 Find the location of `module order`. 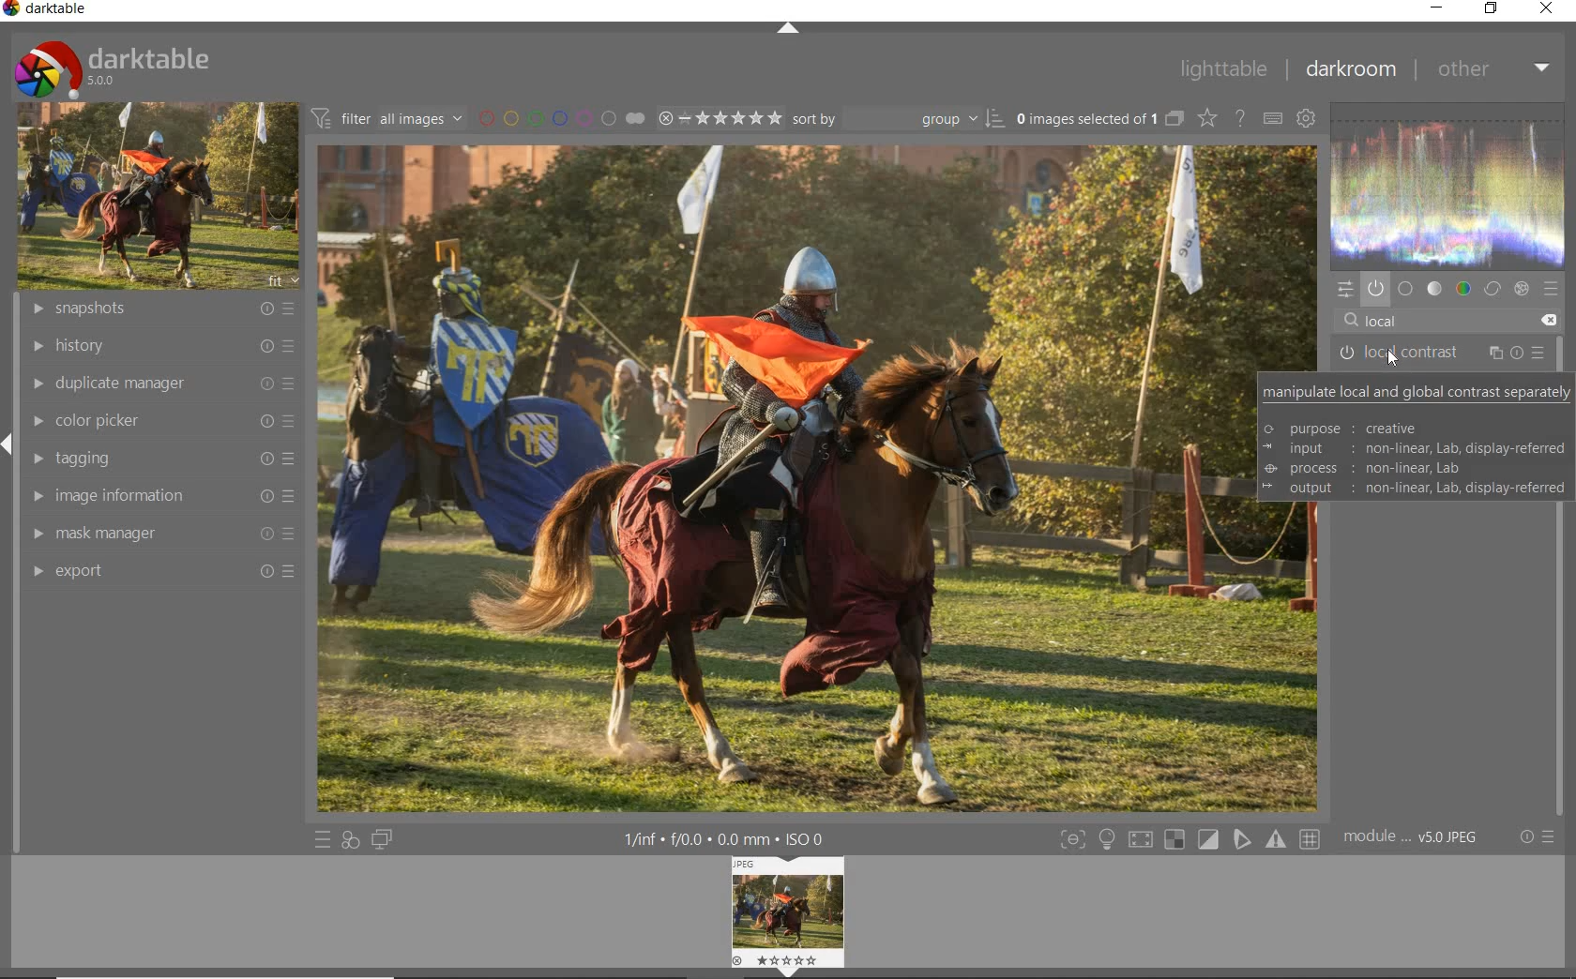

module order is located at coordinates (1419, 836).